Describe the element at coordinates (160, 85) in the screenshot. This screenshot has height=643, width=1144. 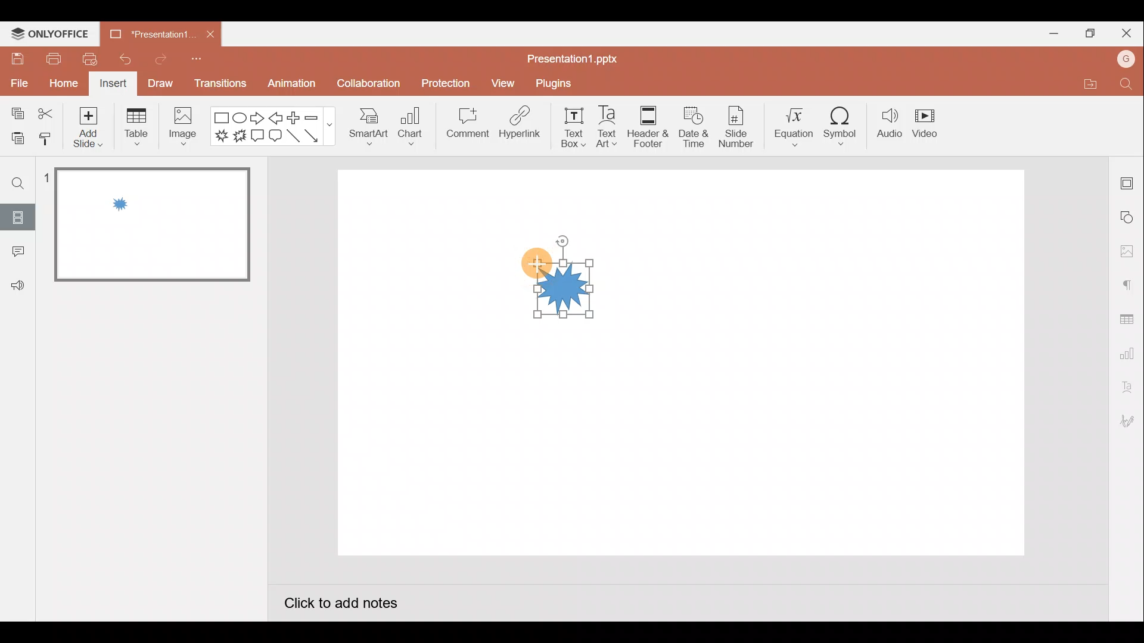
I see `Draw` at that location.